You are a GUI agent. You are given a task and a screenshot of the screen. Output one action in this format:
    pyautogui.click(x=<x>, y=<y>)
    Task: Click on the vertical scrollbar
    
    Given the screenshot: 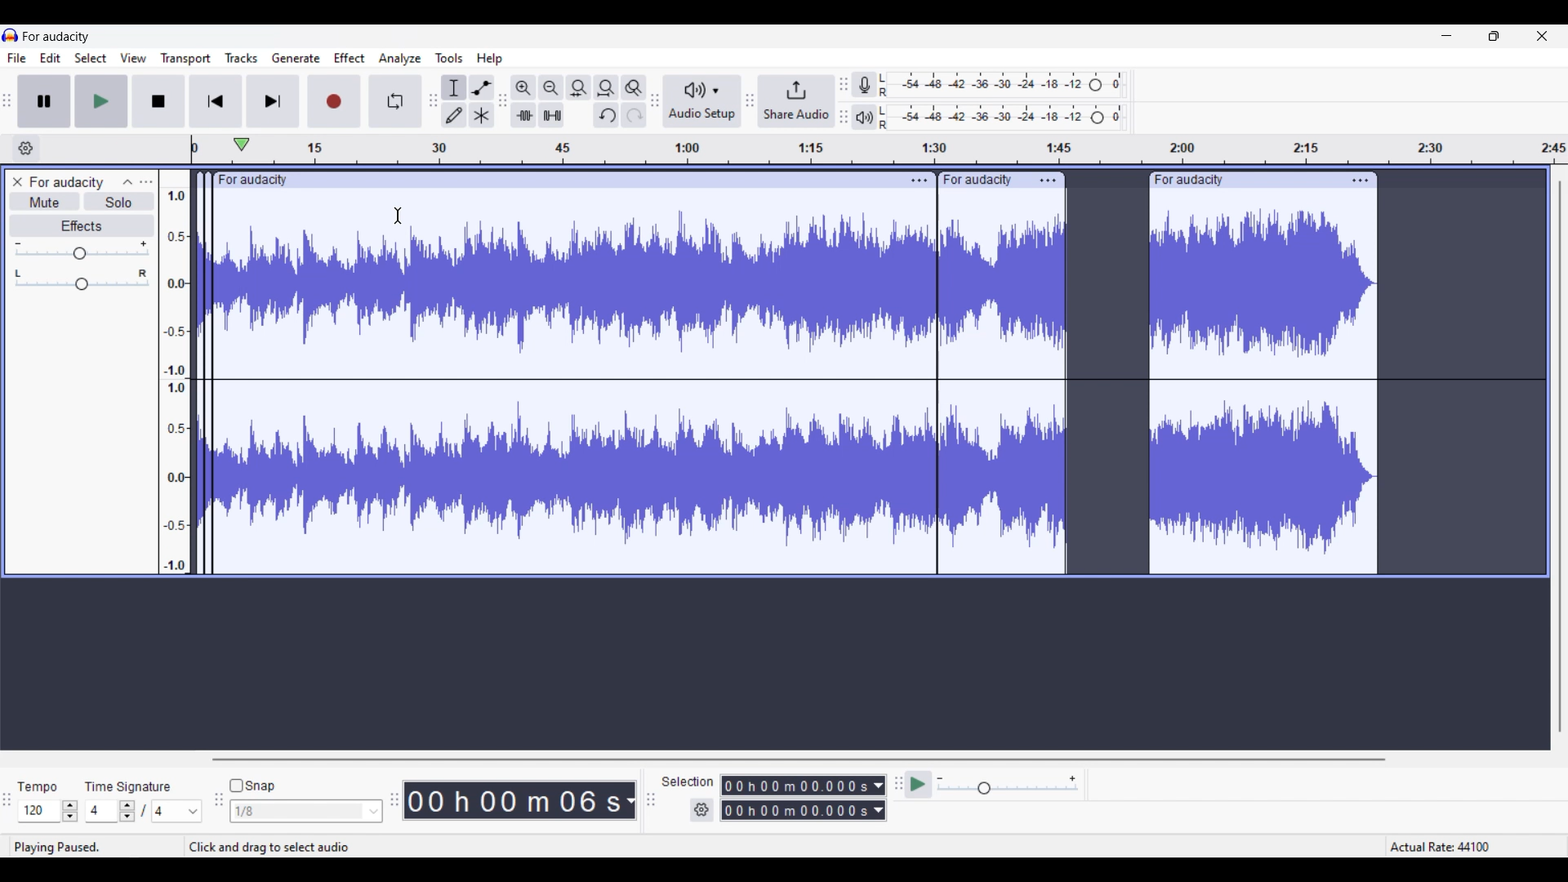 What is the action you would take?
    pyautogui.click(x=1561, y=458)
    